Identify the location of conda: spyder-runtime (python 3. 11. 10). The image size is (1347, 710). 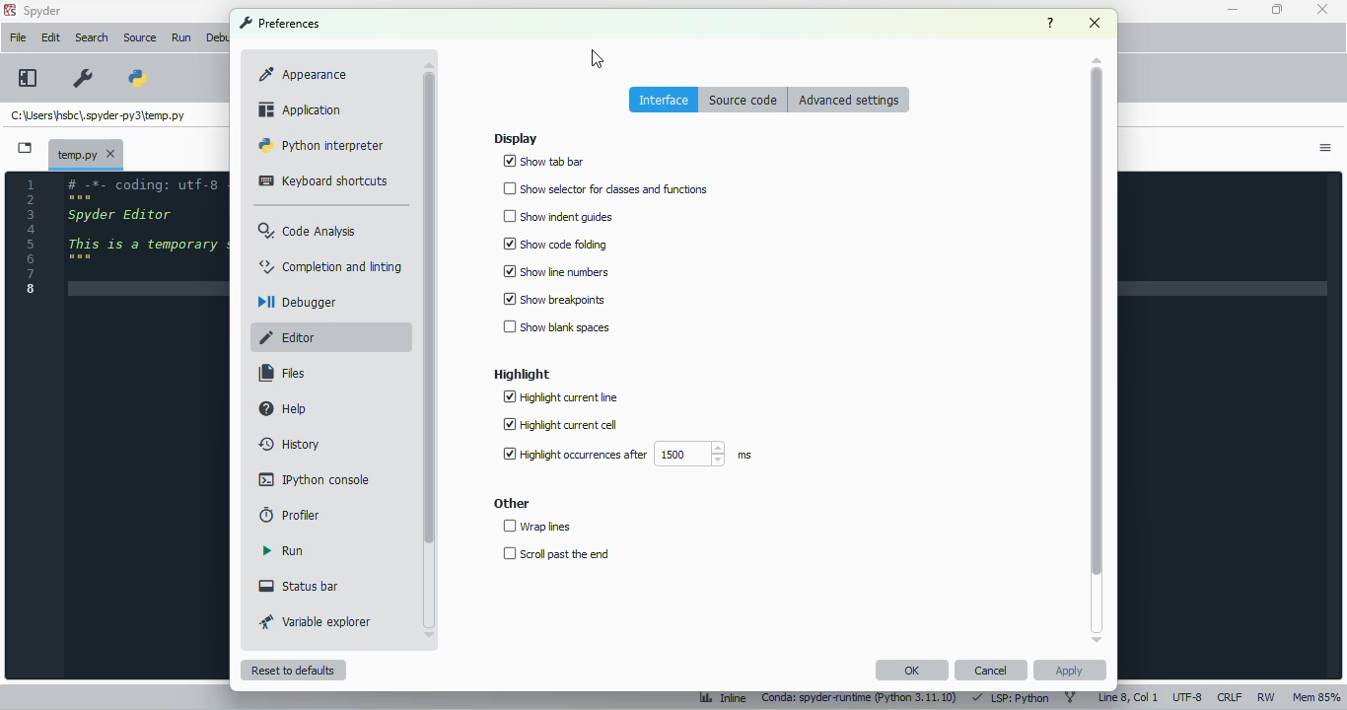
(861, 696).